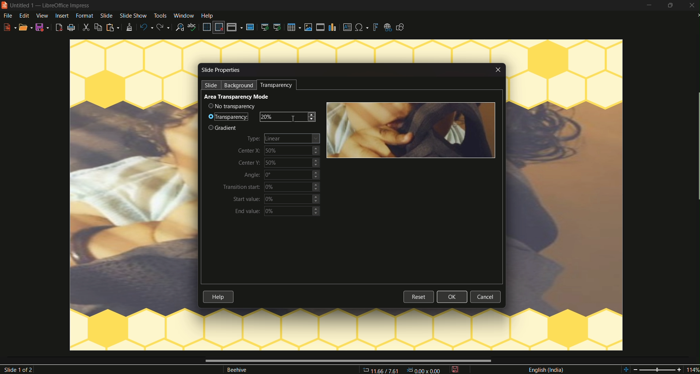  I want to click on master slide, so click(251, 27).